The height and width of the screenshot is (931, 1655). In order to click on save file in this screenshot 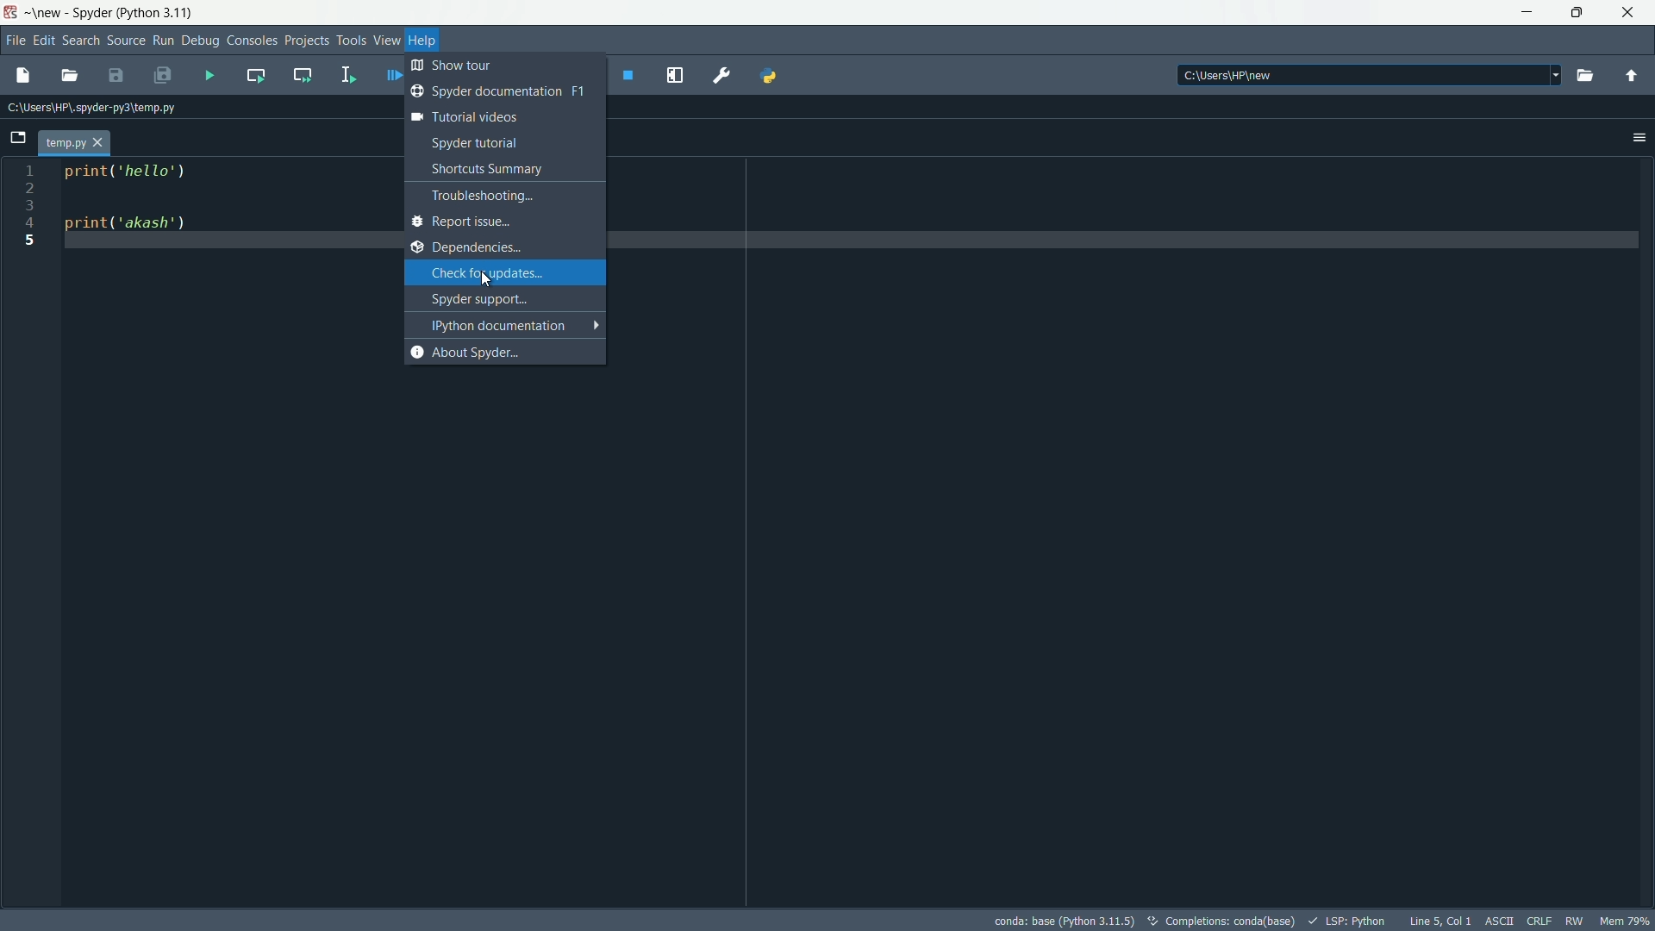, I will do `click(114, 75)`.